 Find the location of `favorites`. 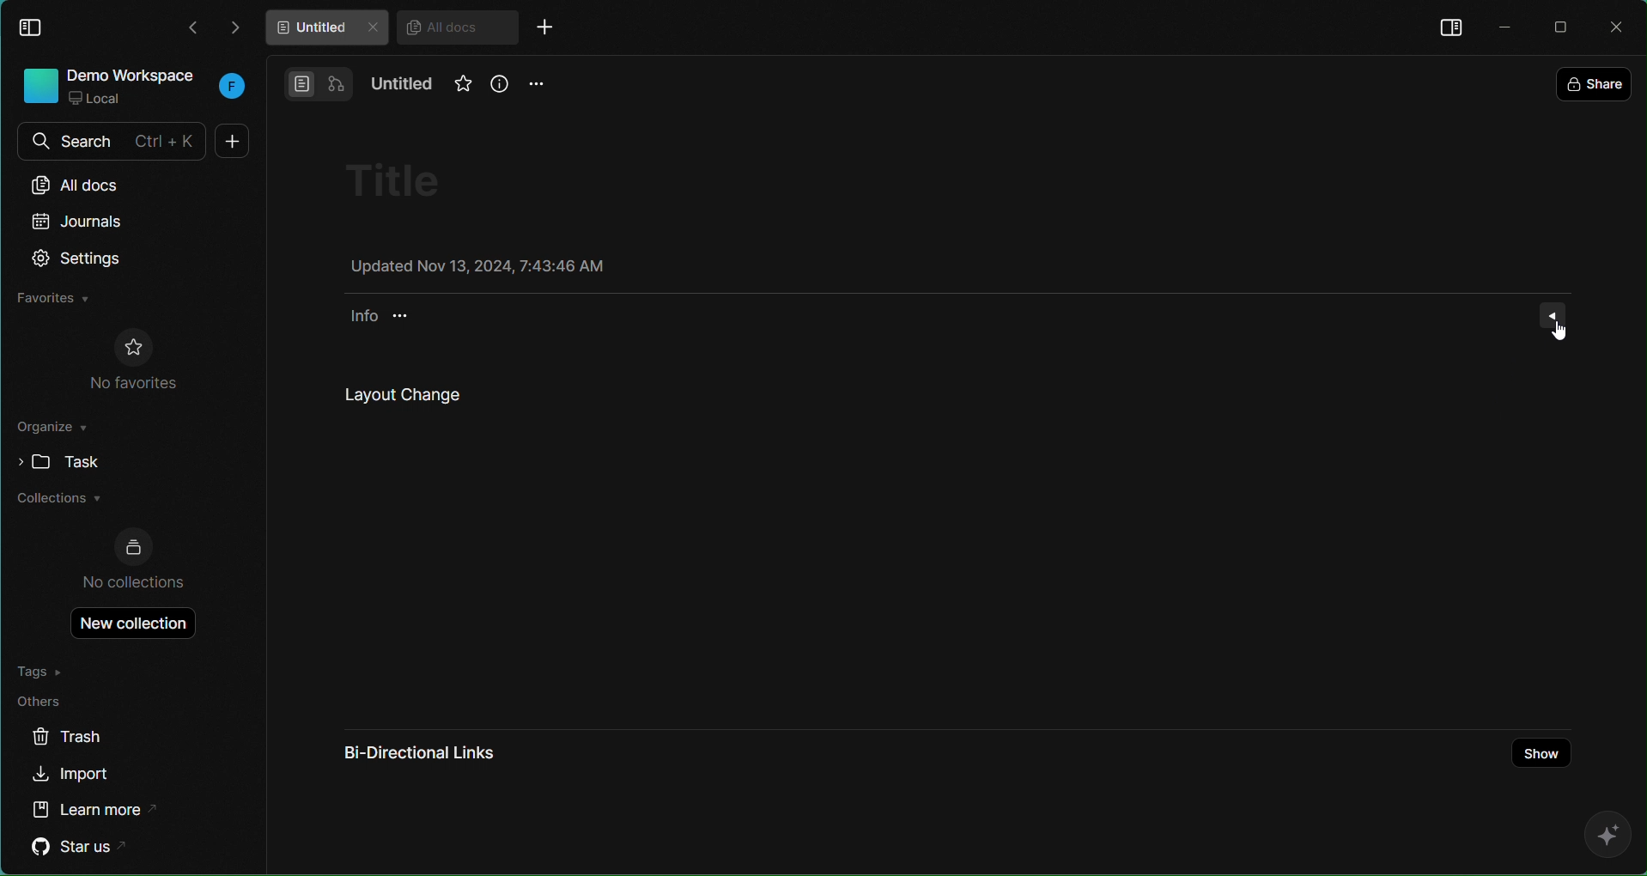

favorites is located at coordinates (53, 299).